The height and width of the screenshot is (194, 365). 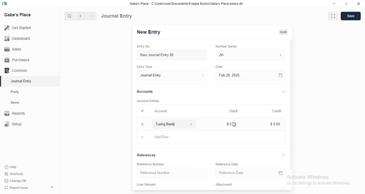 I want to click on collapse, so click(x=283, y=92).